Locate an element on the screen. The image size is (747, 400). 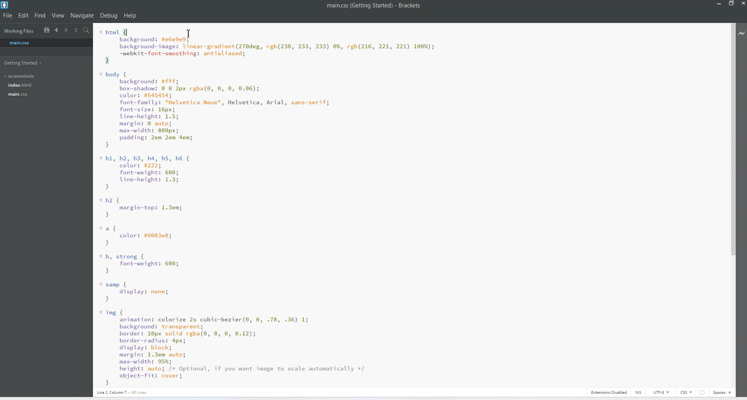
Edit is located at coordinates (24, 16).